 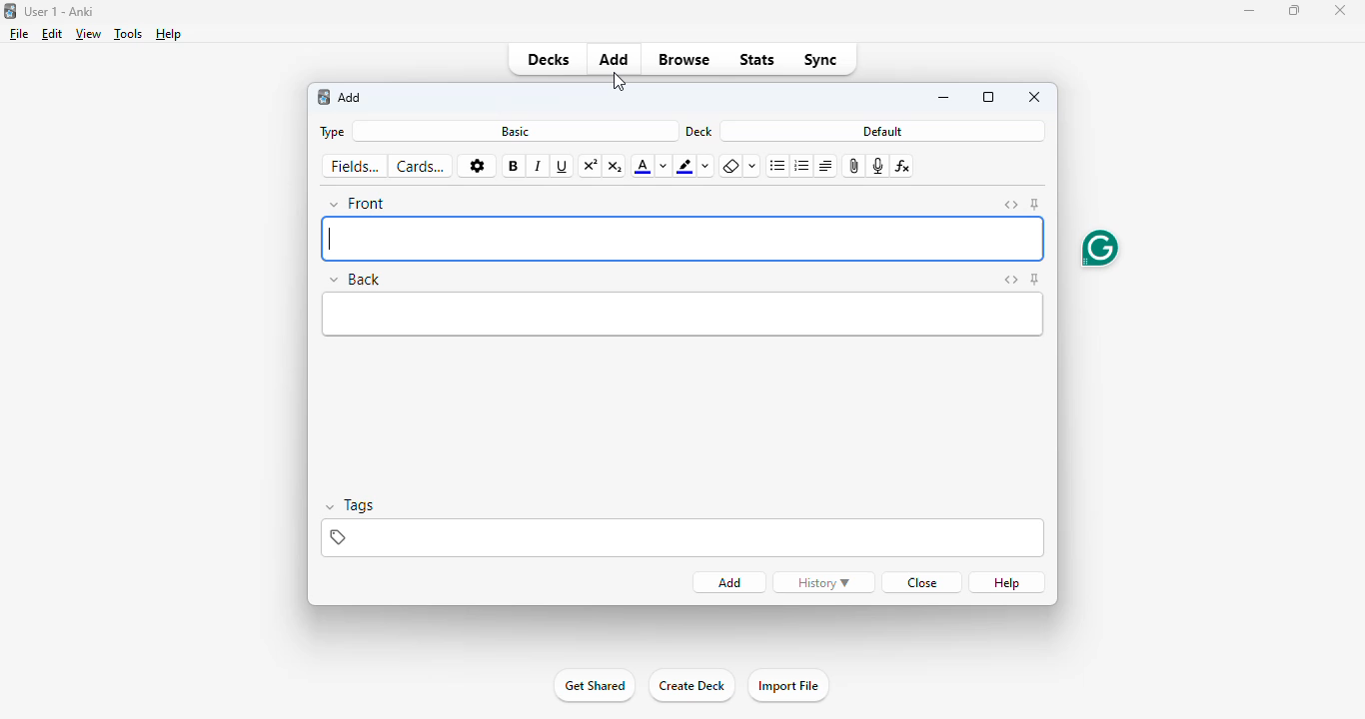 What do you see at coordinates (823, 582) in the screenshot?
I see `history` at bounding box center [823, 582].